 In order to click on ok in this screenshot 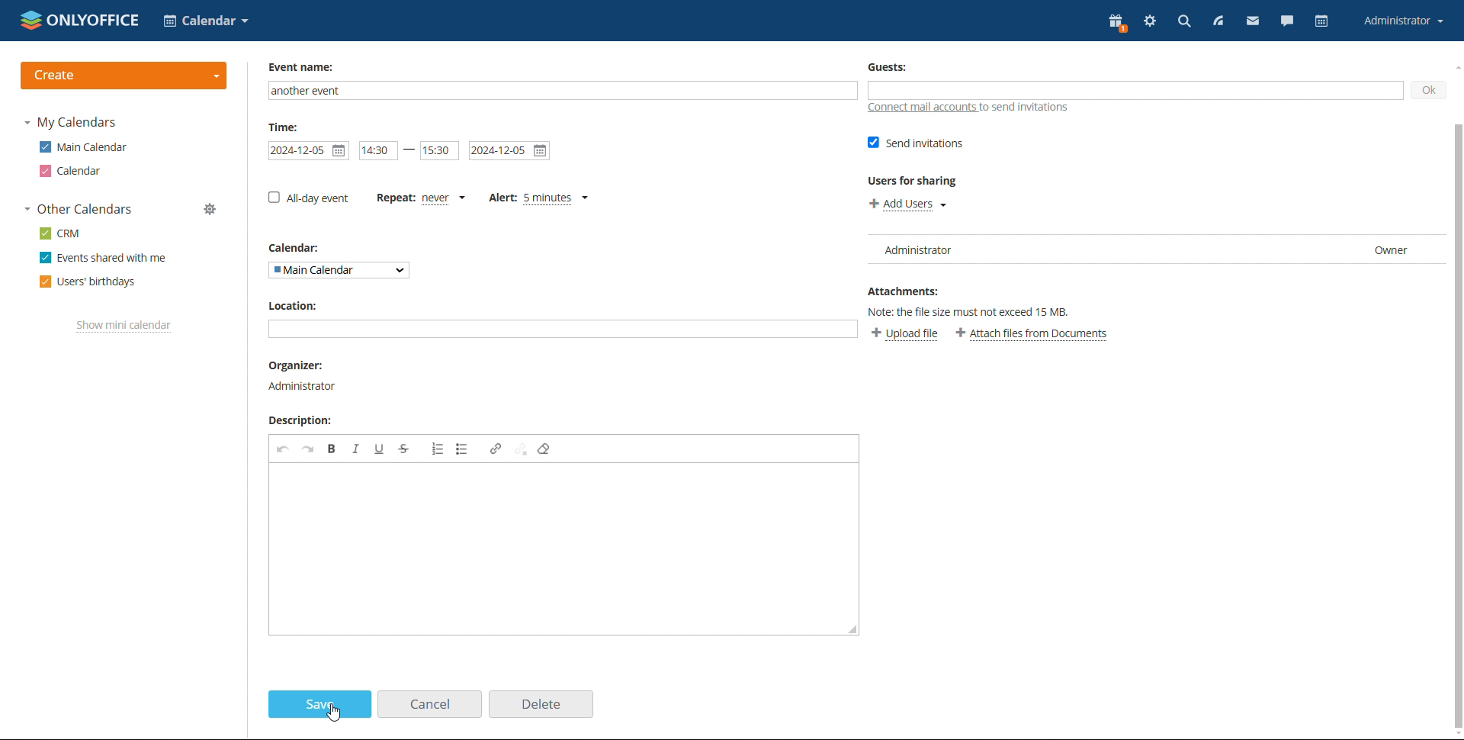, I will do `click(1428, 91)`.